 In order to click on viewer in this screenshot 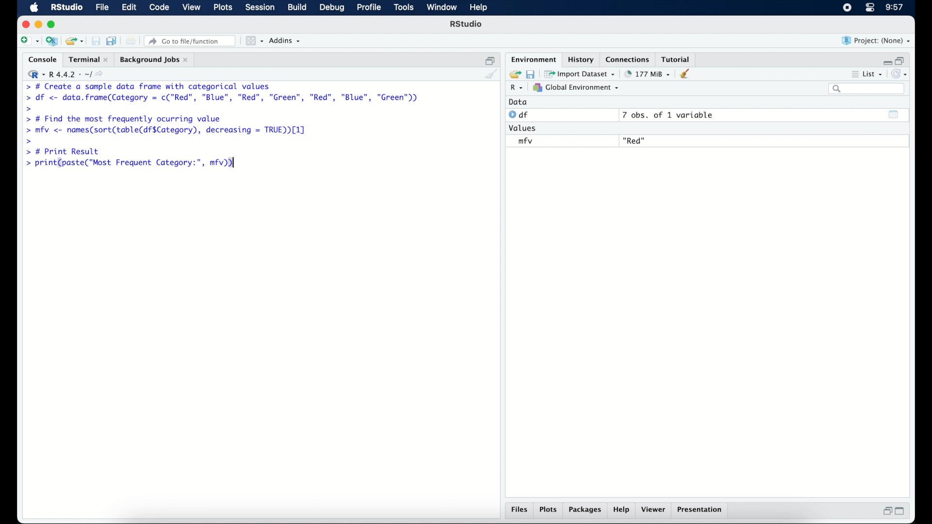, I will do `click(654, 510)`.